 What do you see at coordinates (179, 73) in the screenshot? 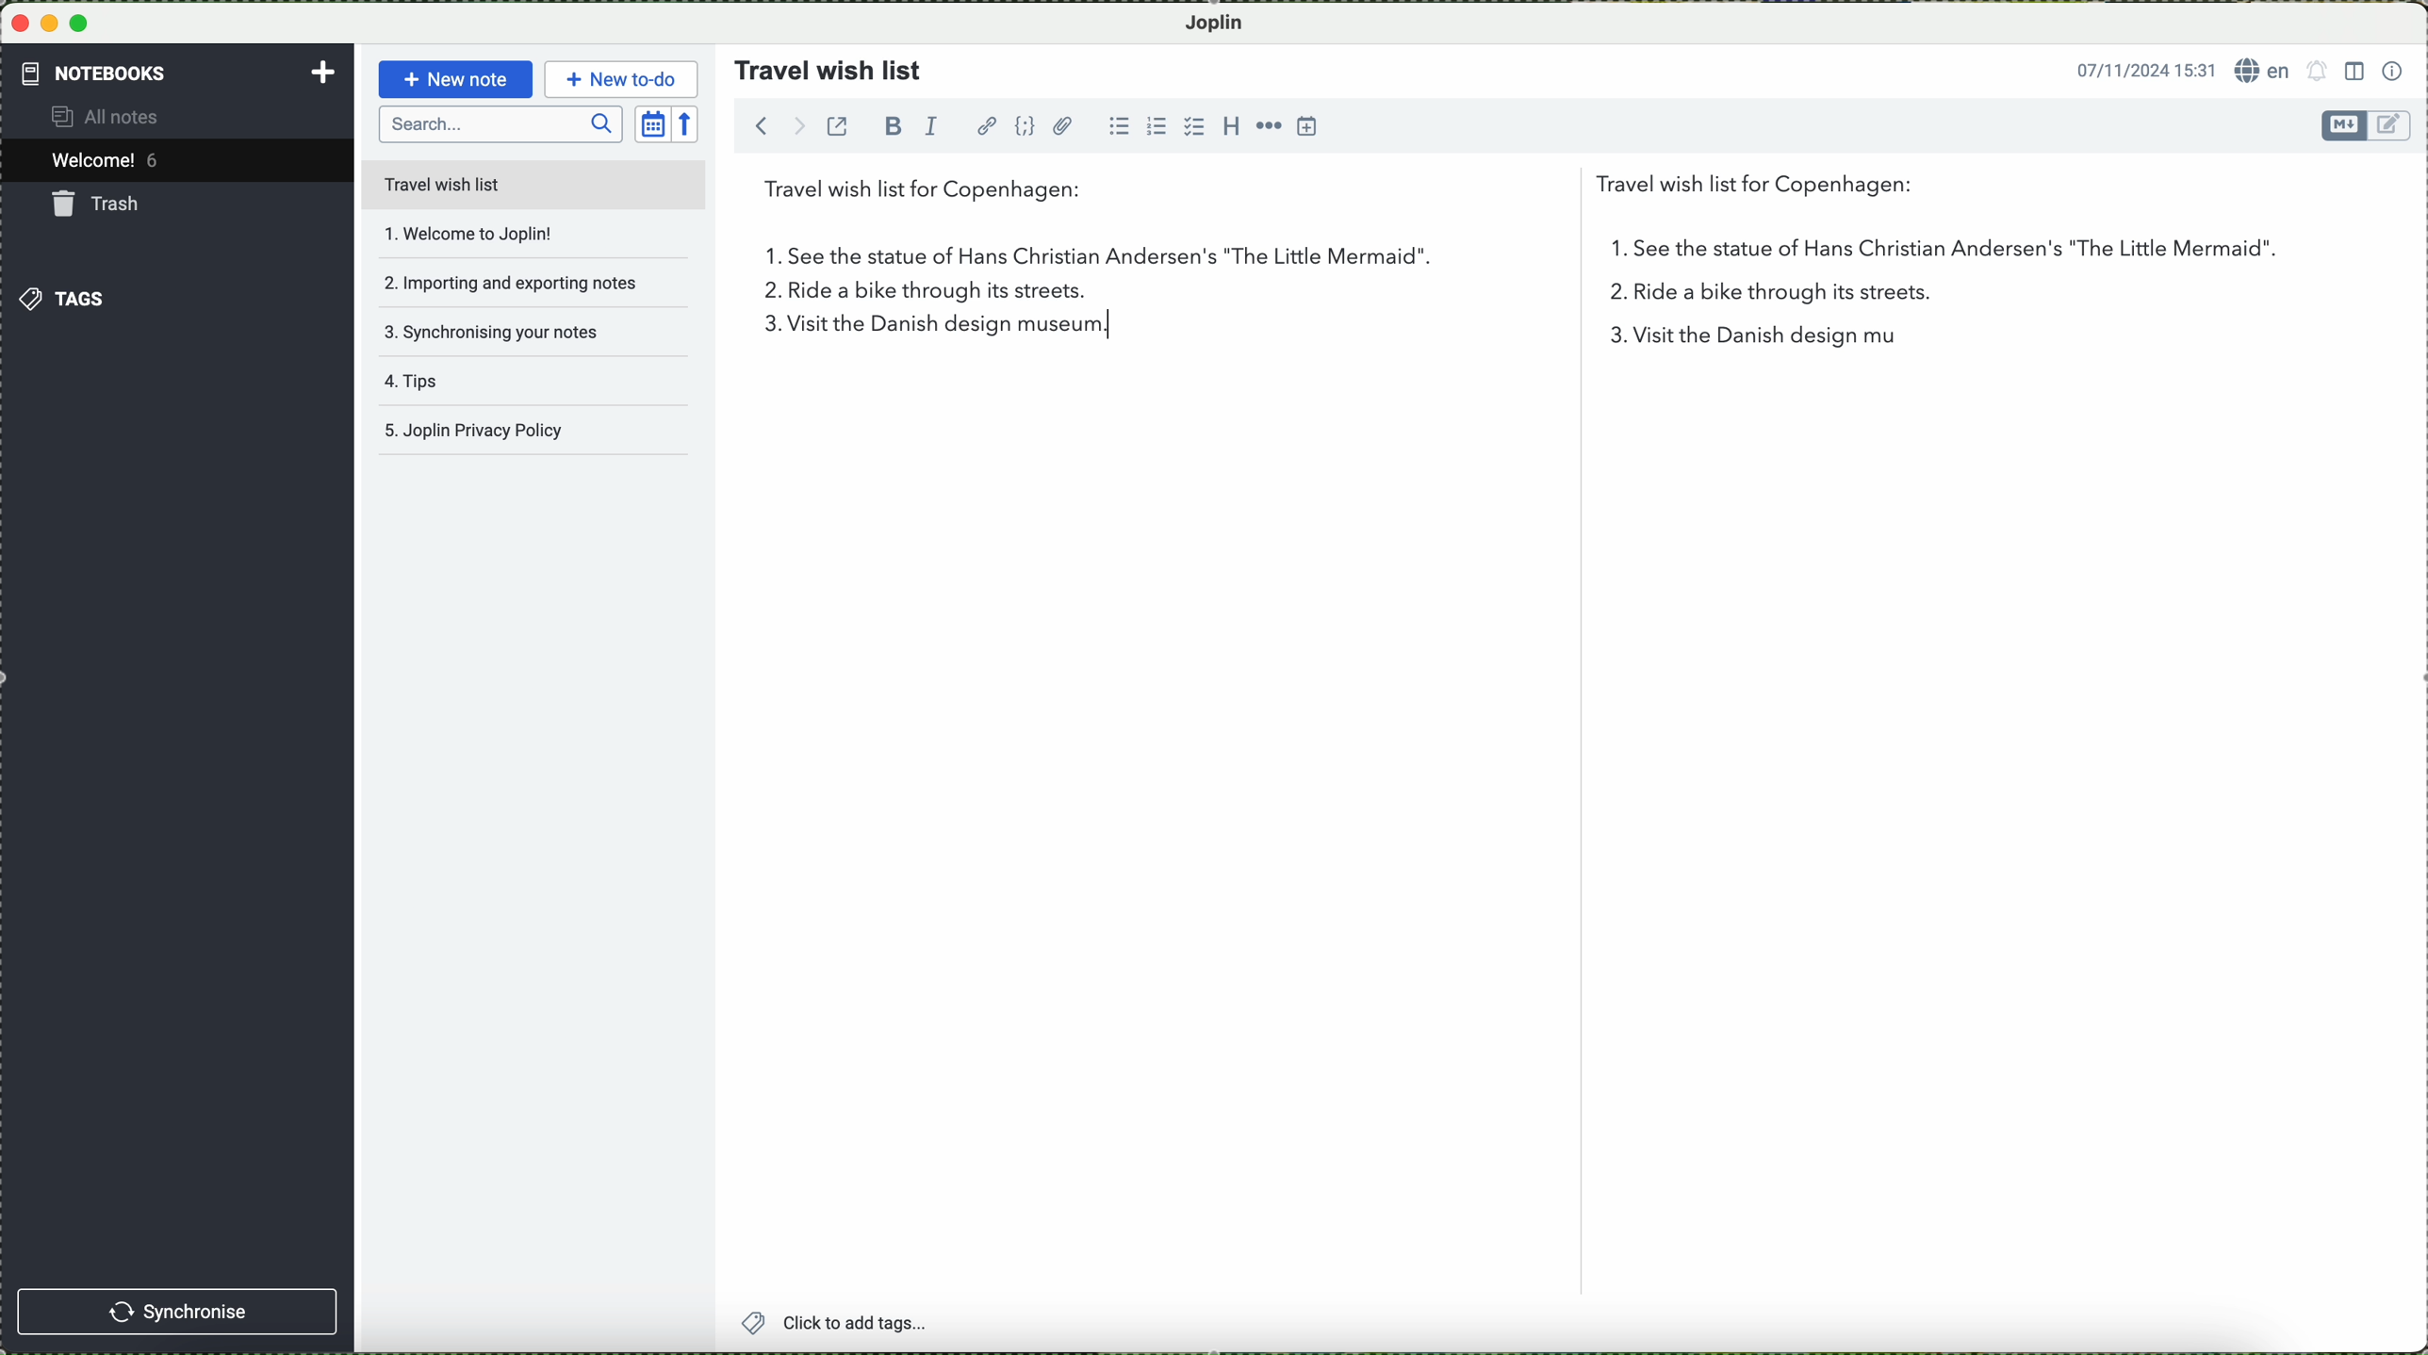
I see `notebooks tab` at bounding box center [179, 73].